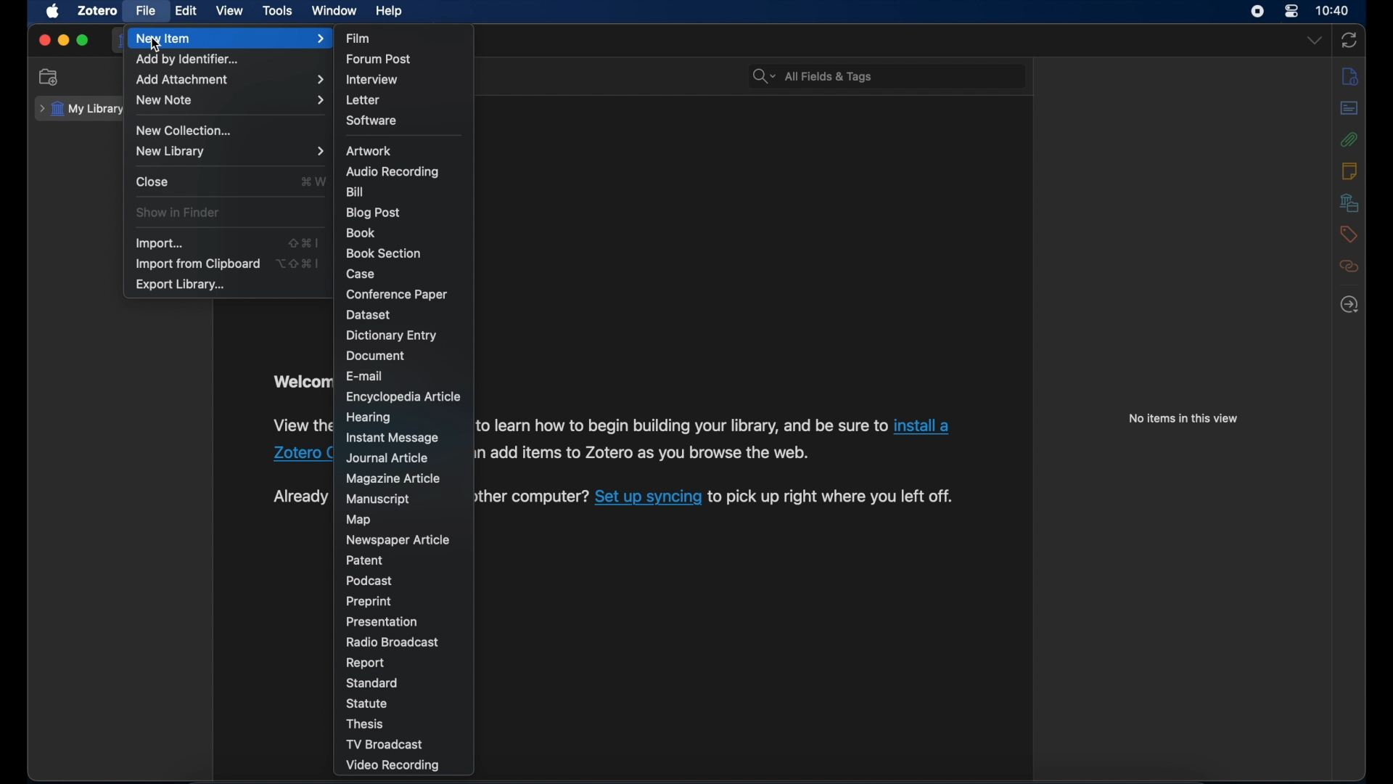 The image size is (1393, 784). I want to click on standard, so click(374, 683).